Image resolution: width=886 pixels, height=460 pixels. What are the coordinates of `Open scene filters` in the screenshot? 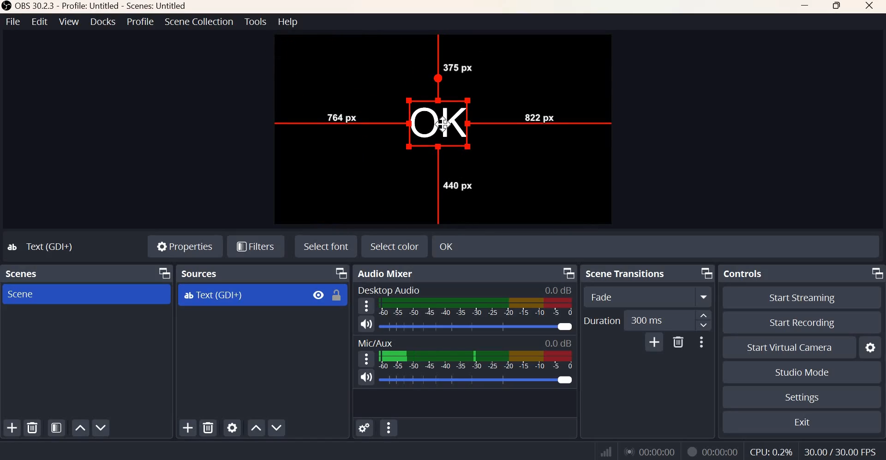 It's located at (56, 427).